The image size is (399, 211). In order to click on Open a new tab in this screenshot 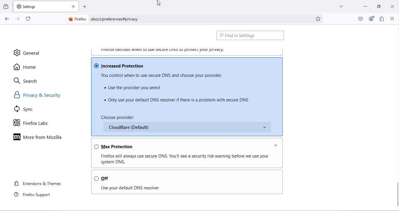, I will do `click(84, 6)`.